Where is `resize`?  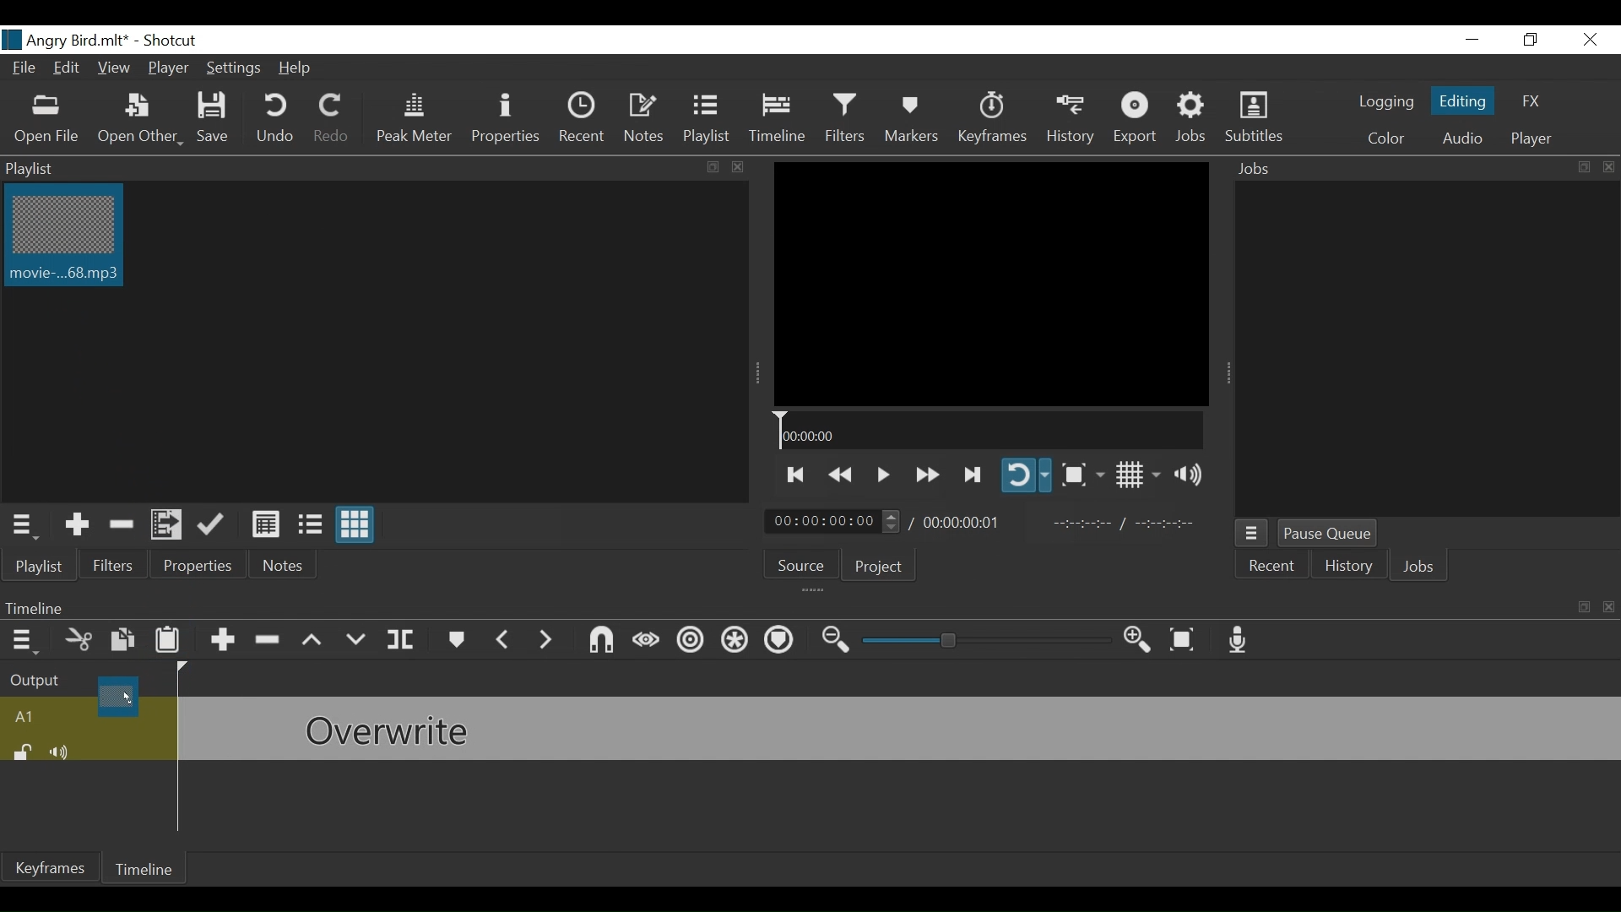 resize is located at coordinates (1582, 607).